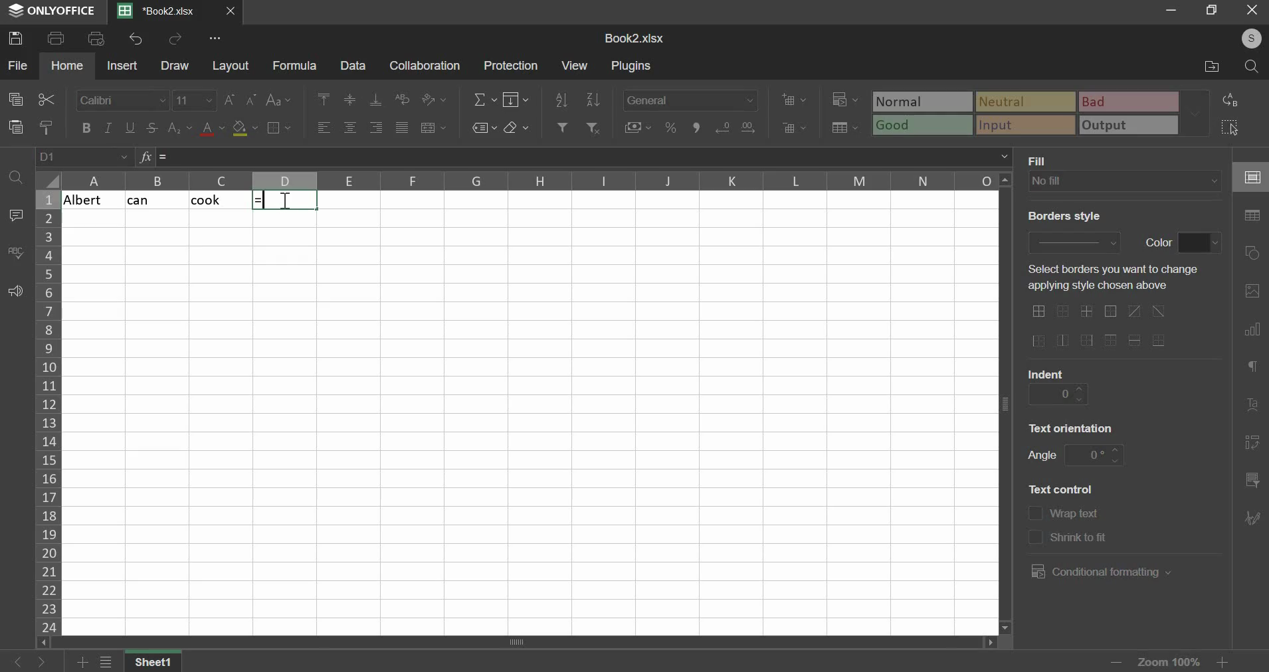 The height and width of the screenshot is (672, 1269). Describe the element at coordinates (283, 201) in the screenshot. I see `selected cells ` at that location.